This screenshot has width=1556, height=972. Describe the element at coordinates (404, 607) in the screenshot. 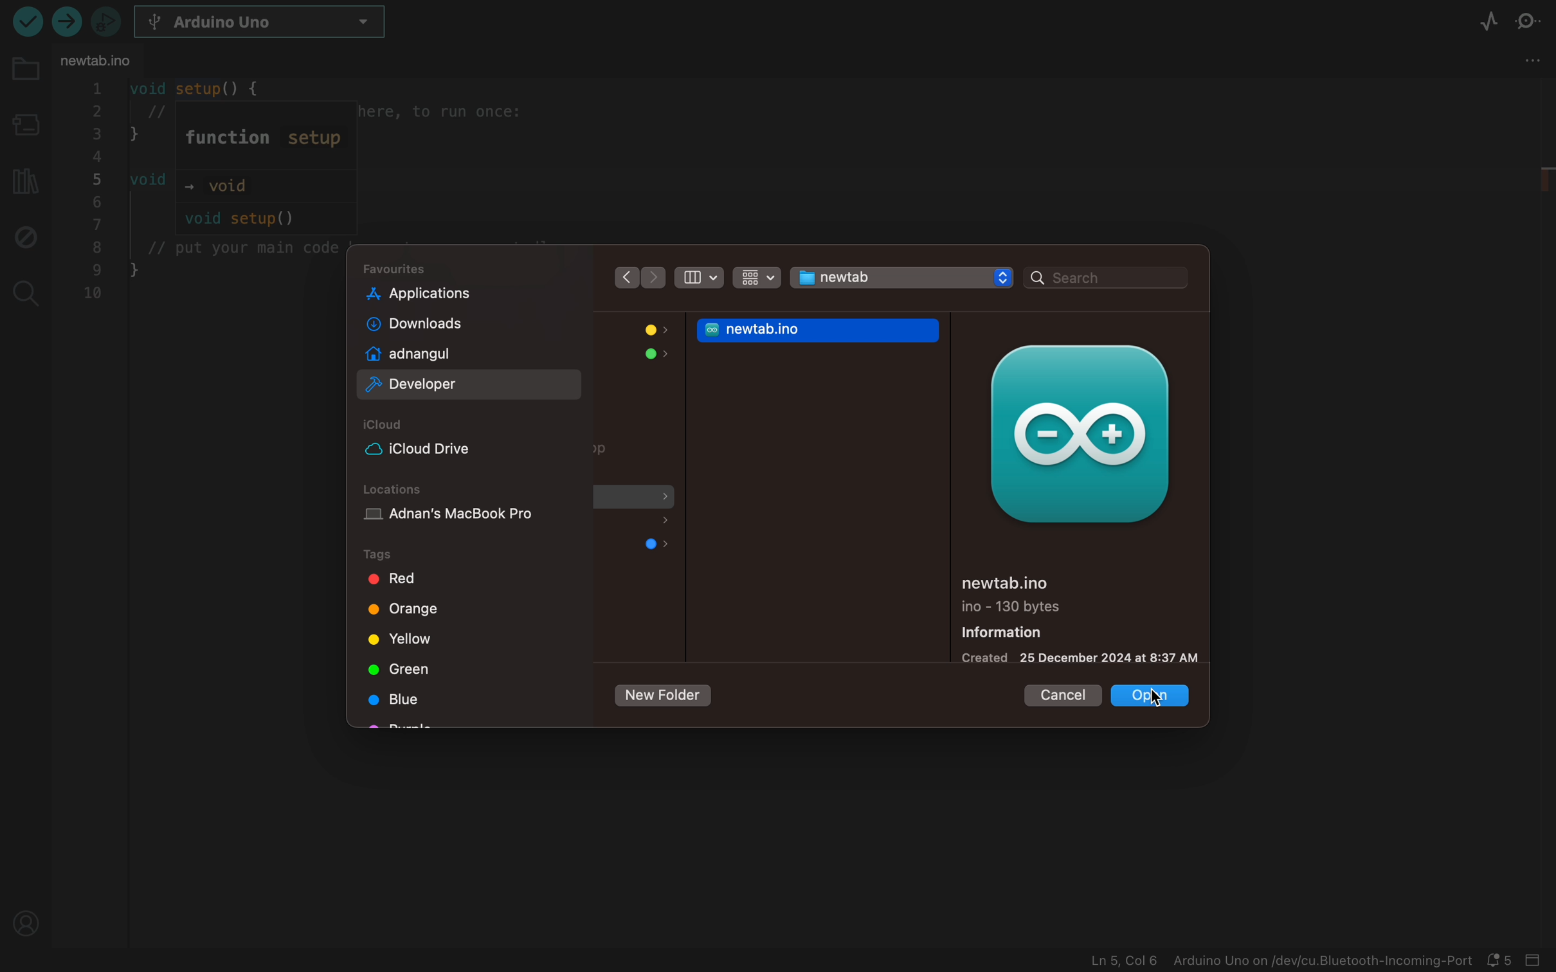

I see `tags` at that location.